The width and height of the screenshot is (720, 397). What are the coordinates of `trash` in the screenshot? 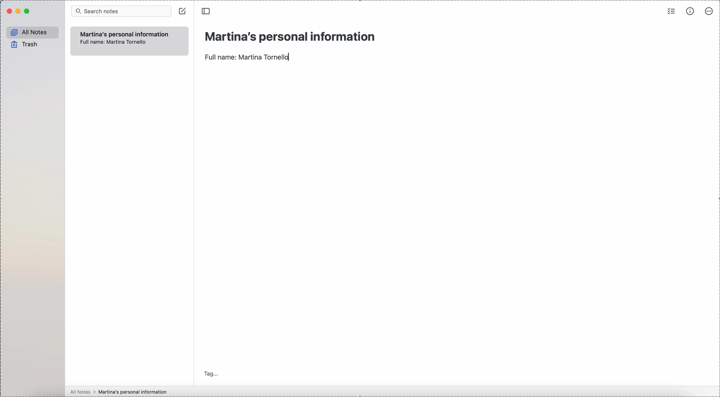 It's located at (23, 44).